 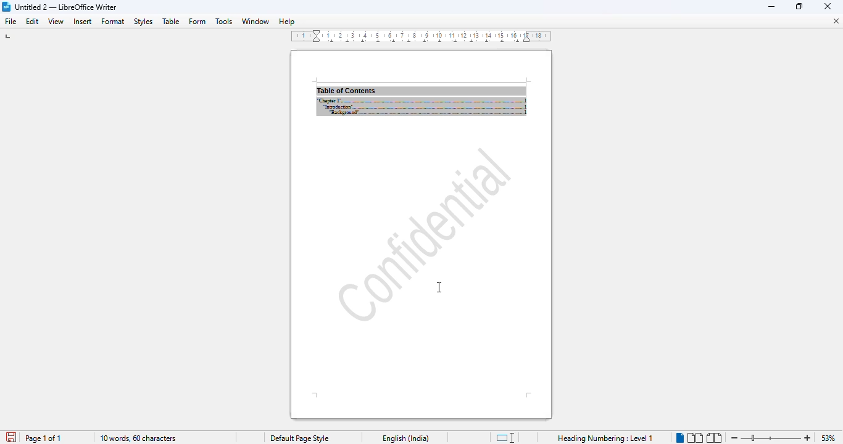 I want to click on logo, so click(x=6, y=7).